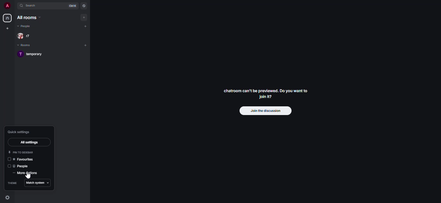 The image size is (441, 203). Describe the element at coordinates (7, 18) in the screenshot. I see `home` at that location.